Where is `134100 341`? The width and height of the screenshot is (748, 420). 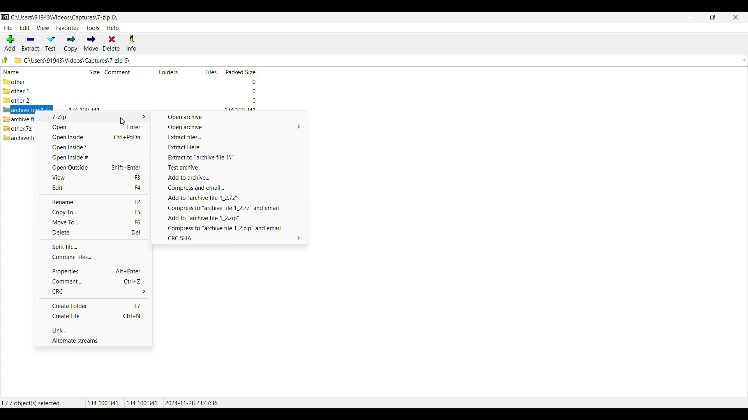
134100 341 is located at coordinates (142, 403).